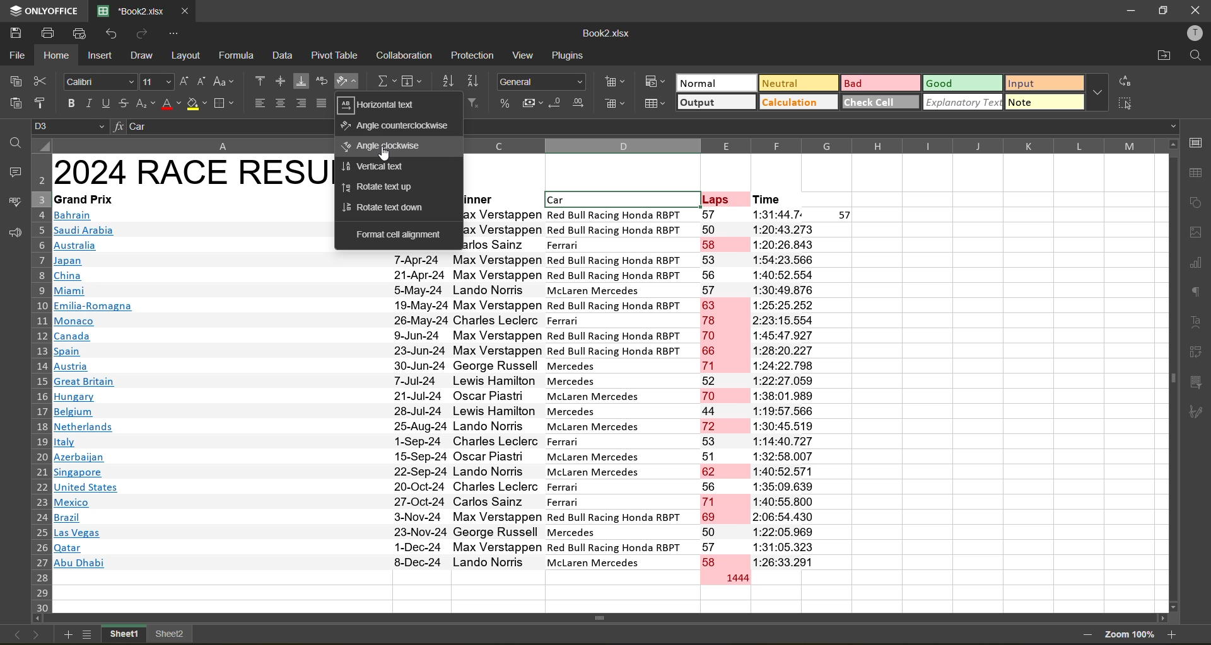 The width and height of the screenshot is (1211, 645). I want to click on Scroll down, so click(1172, 607).